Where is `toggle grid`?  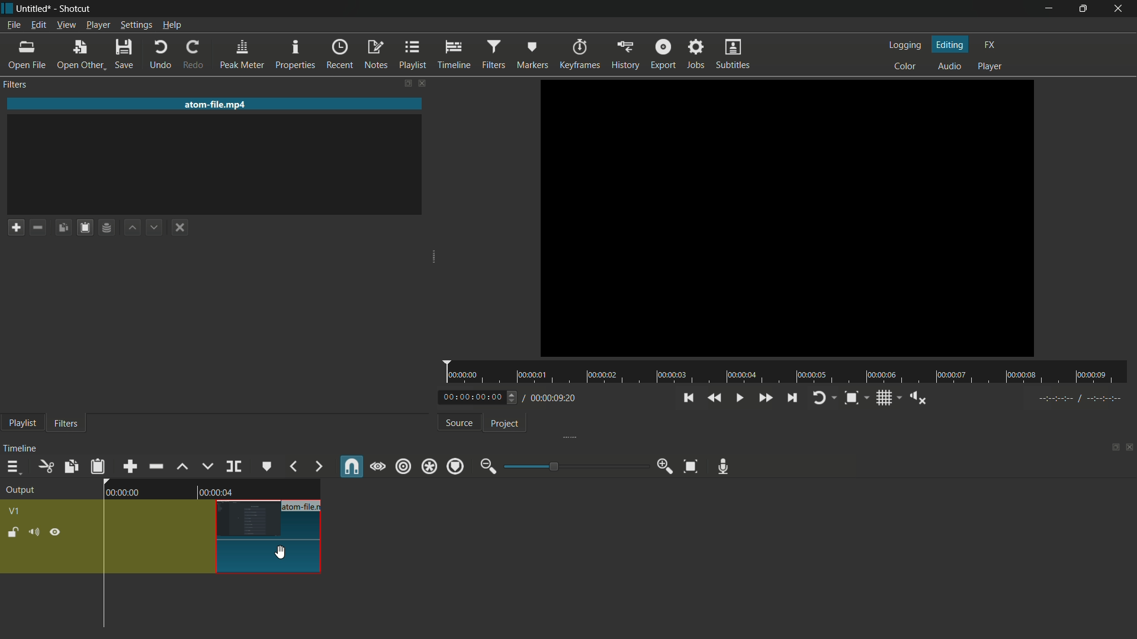
toggle grid is located at coordinates (883, 397).